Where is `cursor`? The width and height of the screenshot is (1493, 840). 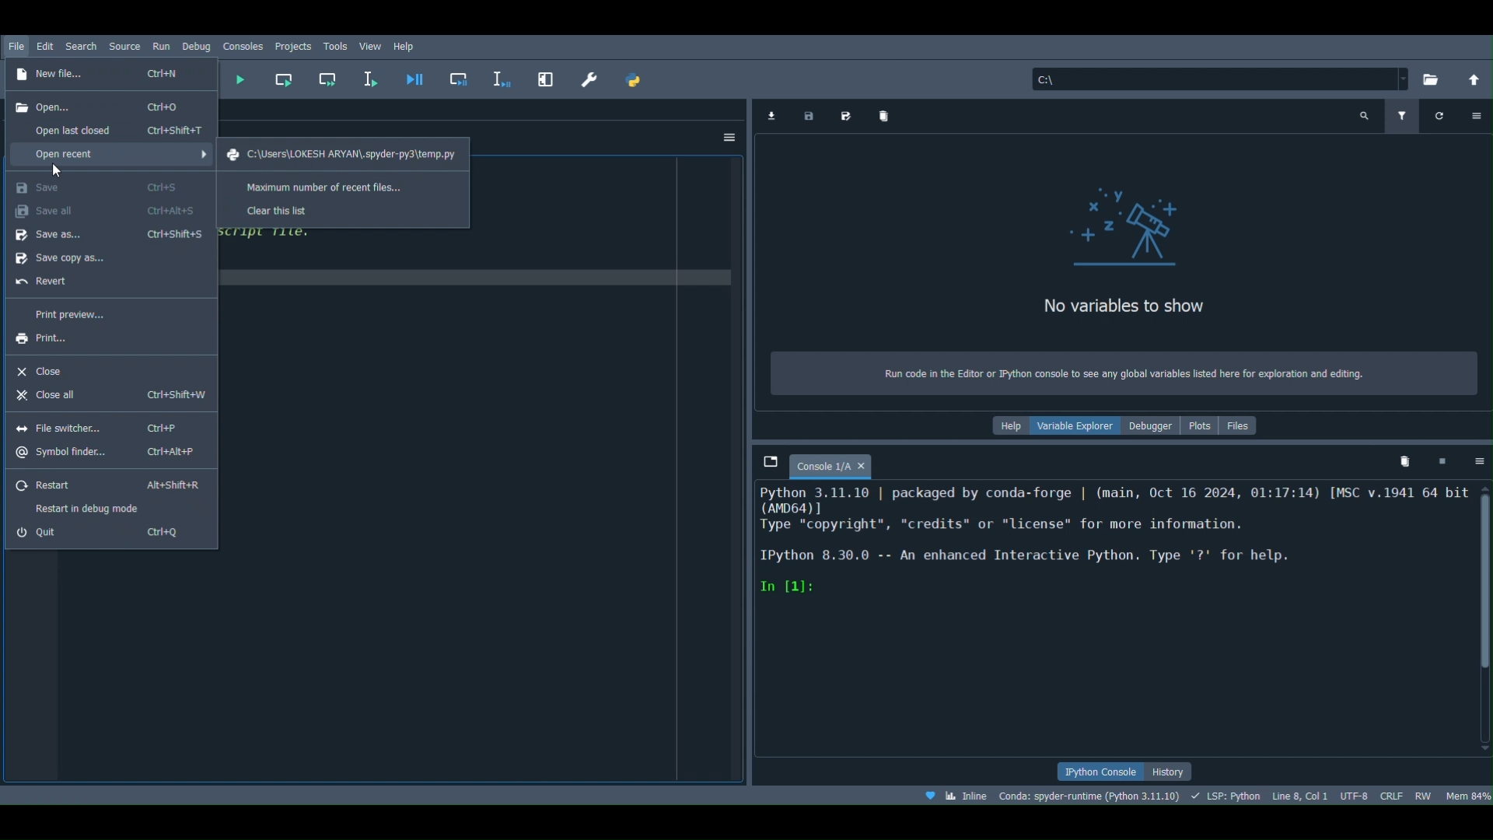
cursor is located at coordinates (58, 170).